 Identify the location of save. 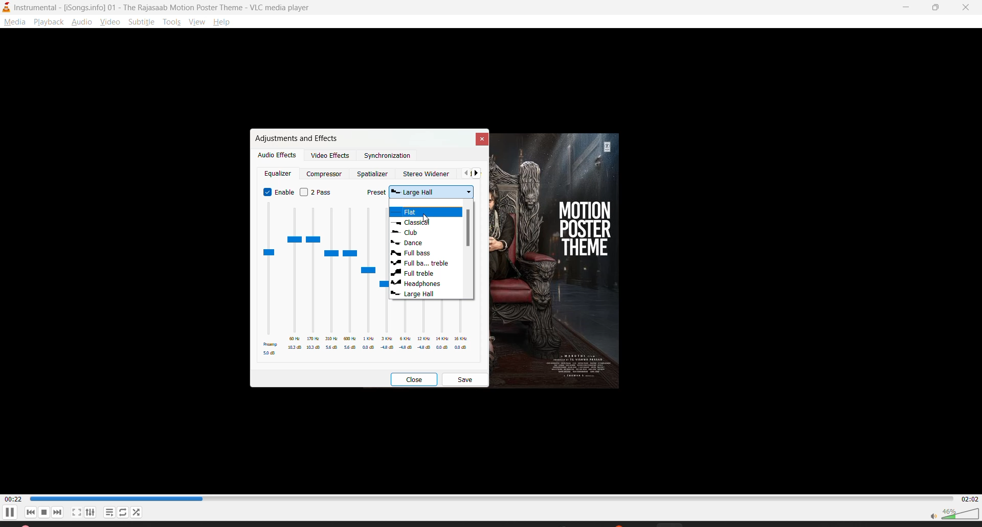
(466, 379).